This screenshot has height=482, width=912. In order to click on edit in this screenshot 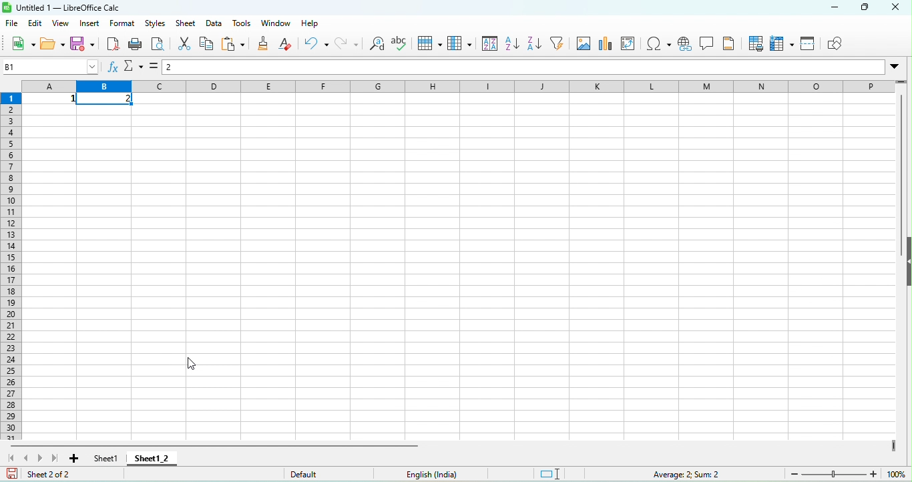, I will do `click(36, 24)`.